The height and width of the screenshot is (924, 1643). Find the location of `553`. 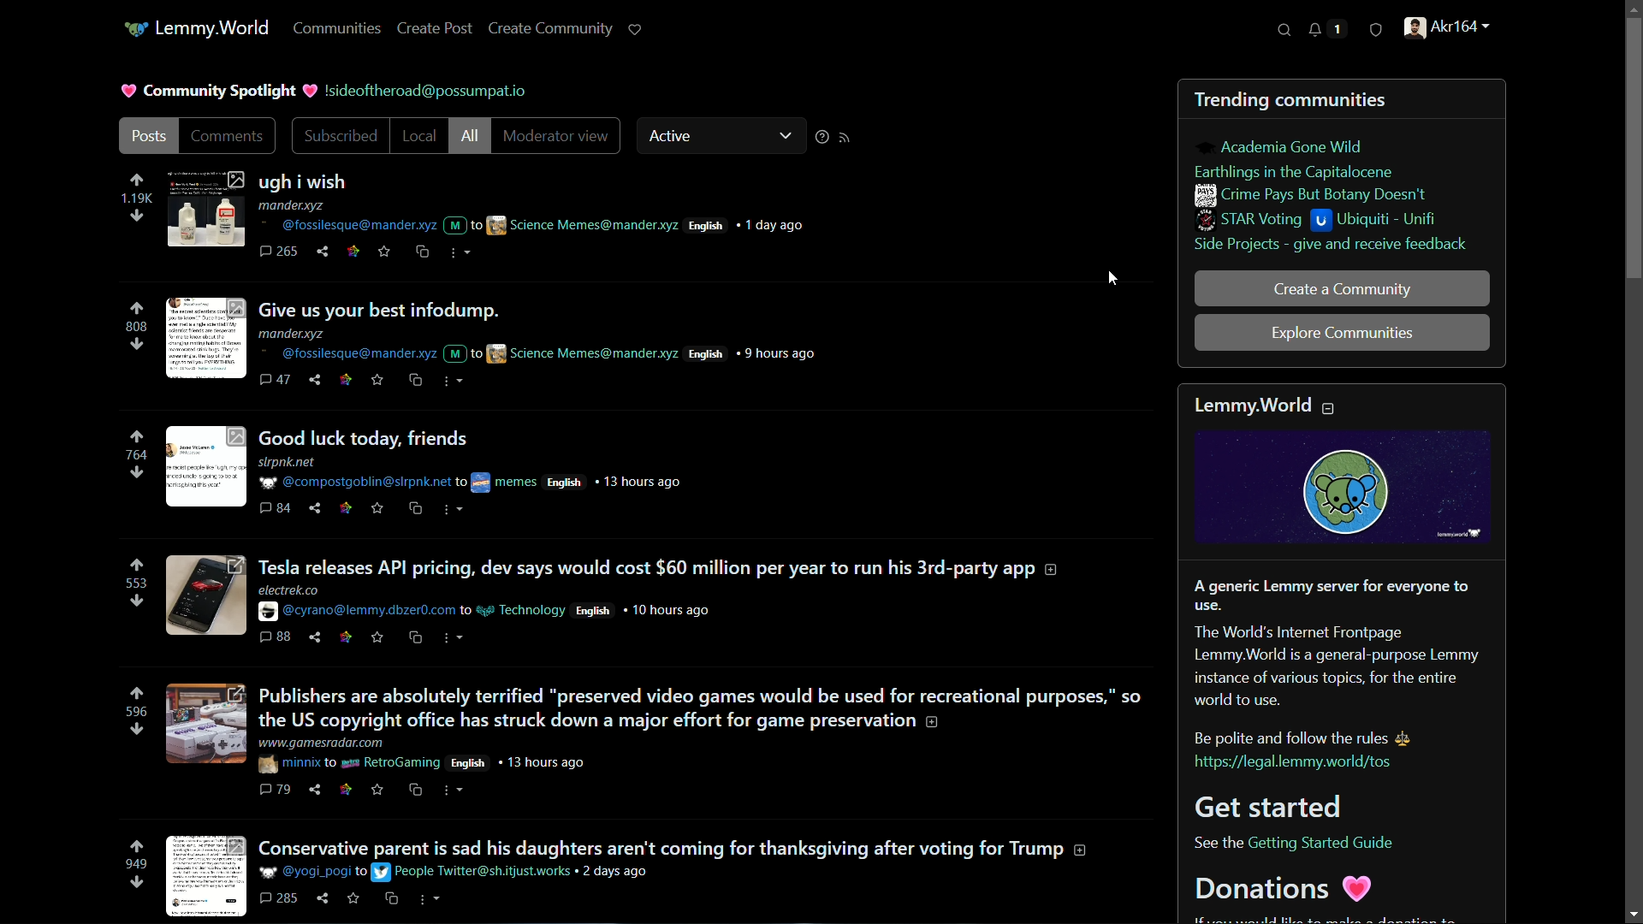

553 is located at coordinates (133, 583).